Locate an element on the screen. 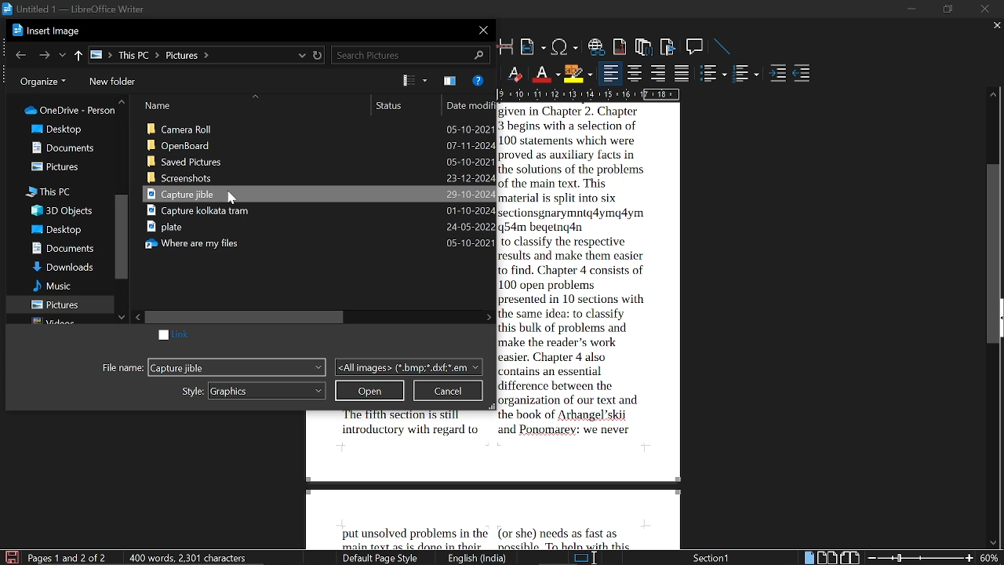 The height and width of the screenshot is (565, 1004). toggle unordered list is located at coordinates (715, 74).